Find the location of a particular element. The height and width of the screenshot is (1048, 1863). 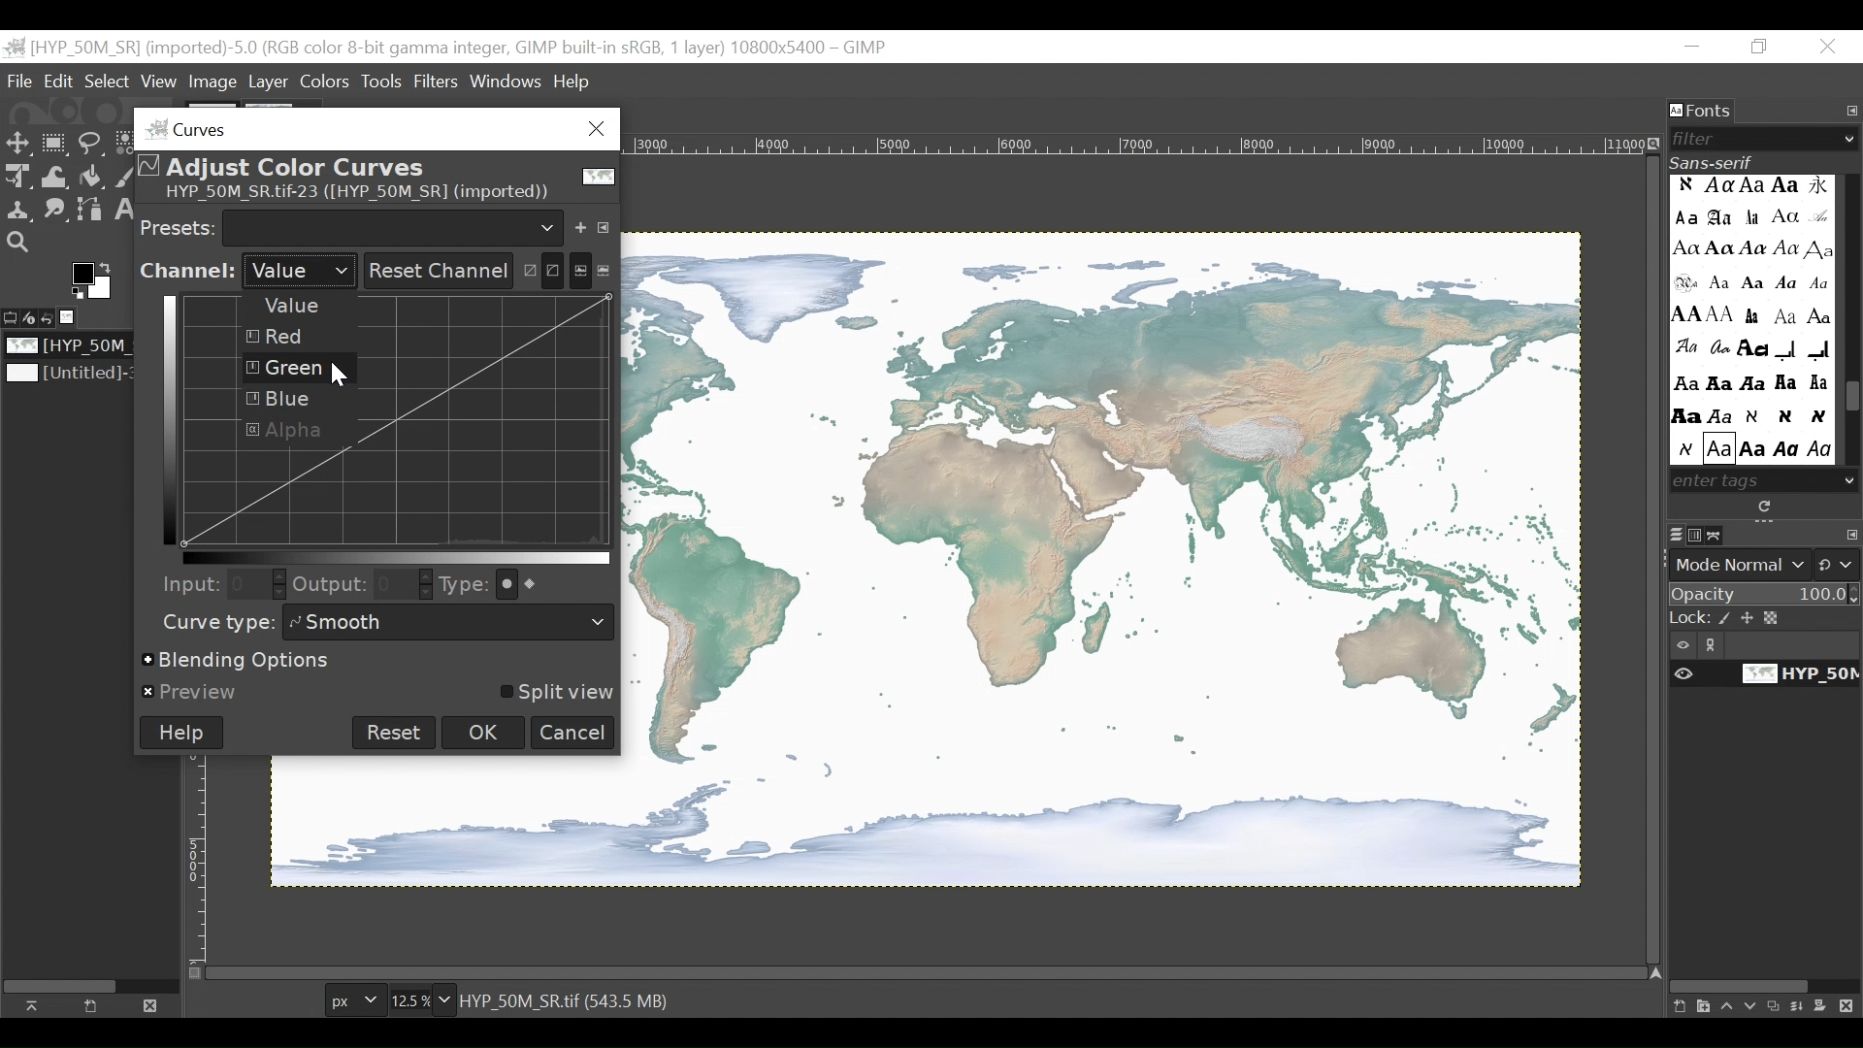

Help is located at coordinates (572, 83).